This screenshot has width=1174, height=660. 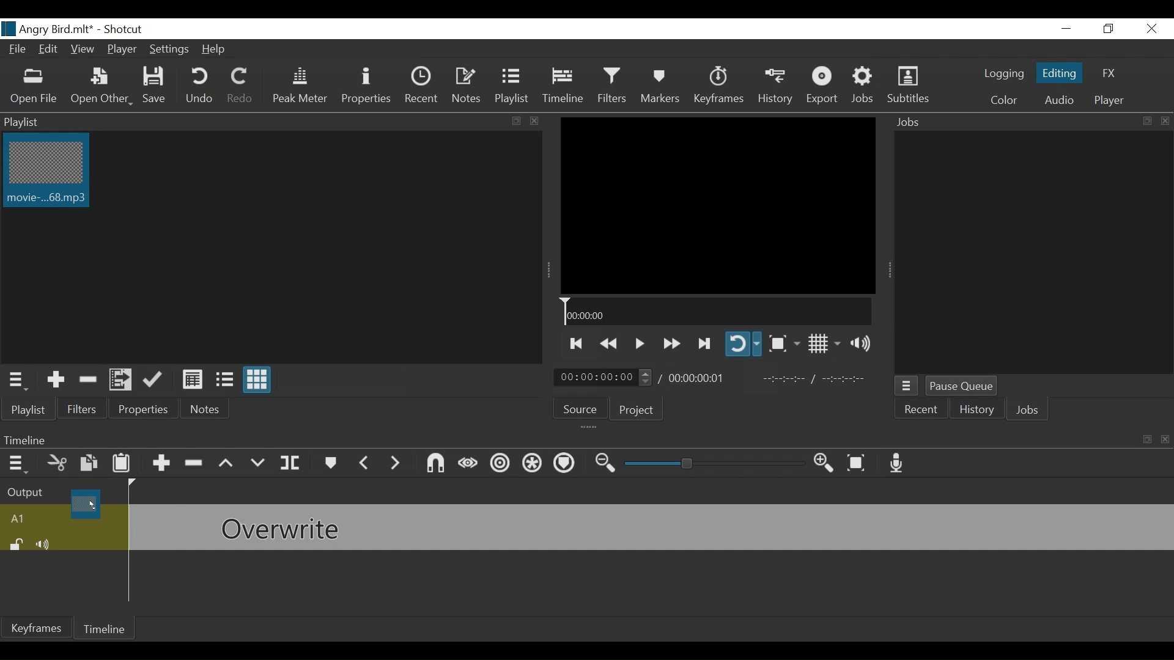 I want to click on Ripple , so click(x=498, y=464).